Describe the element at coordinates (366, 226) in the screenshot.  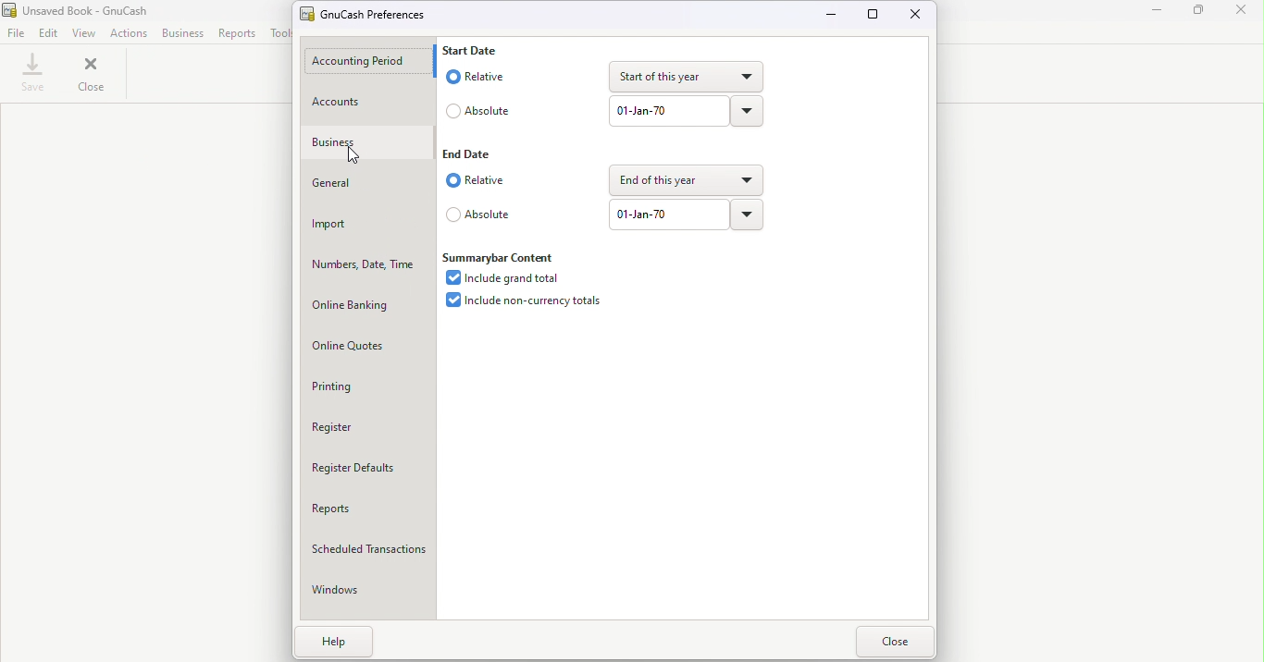
I see `Import` at that location.